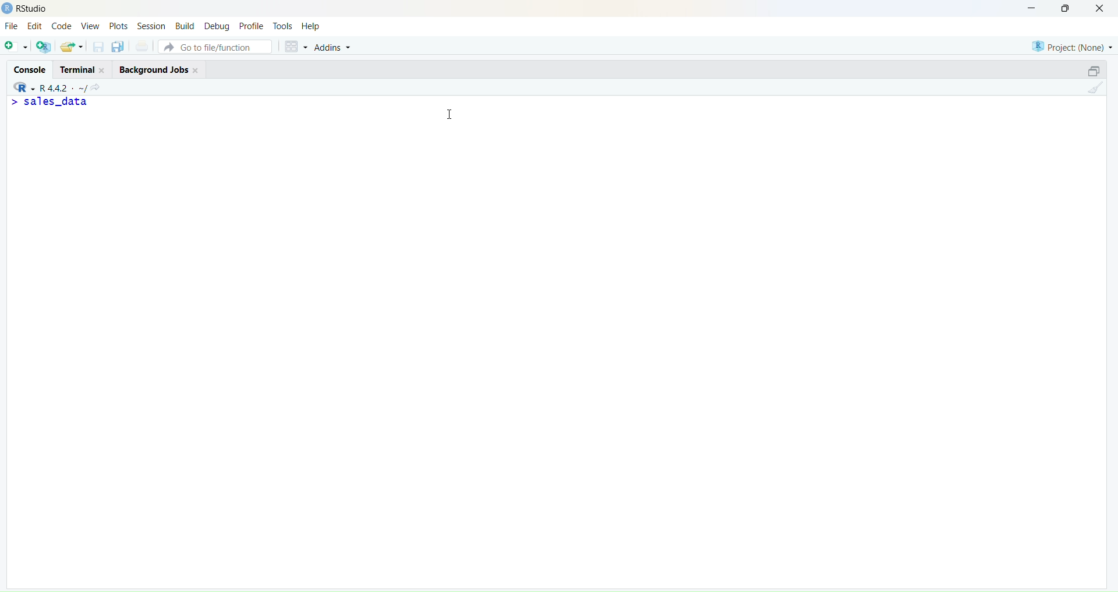 This screenshot has height=592, width=1118. I want to click on save, so click(97, 50).